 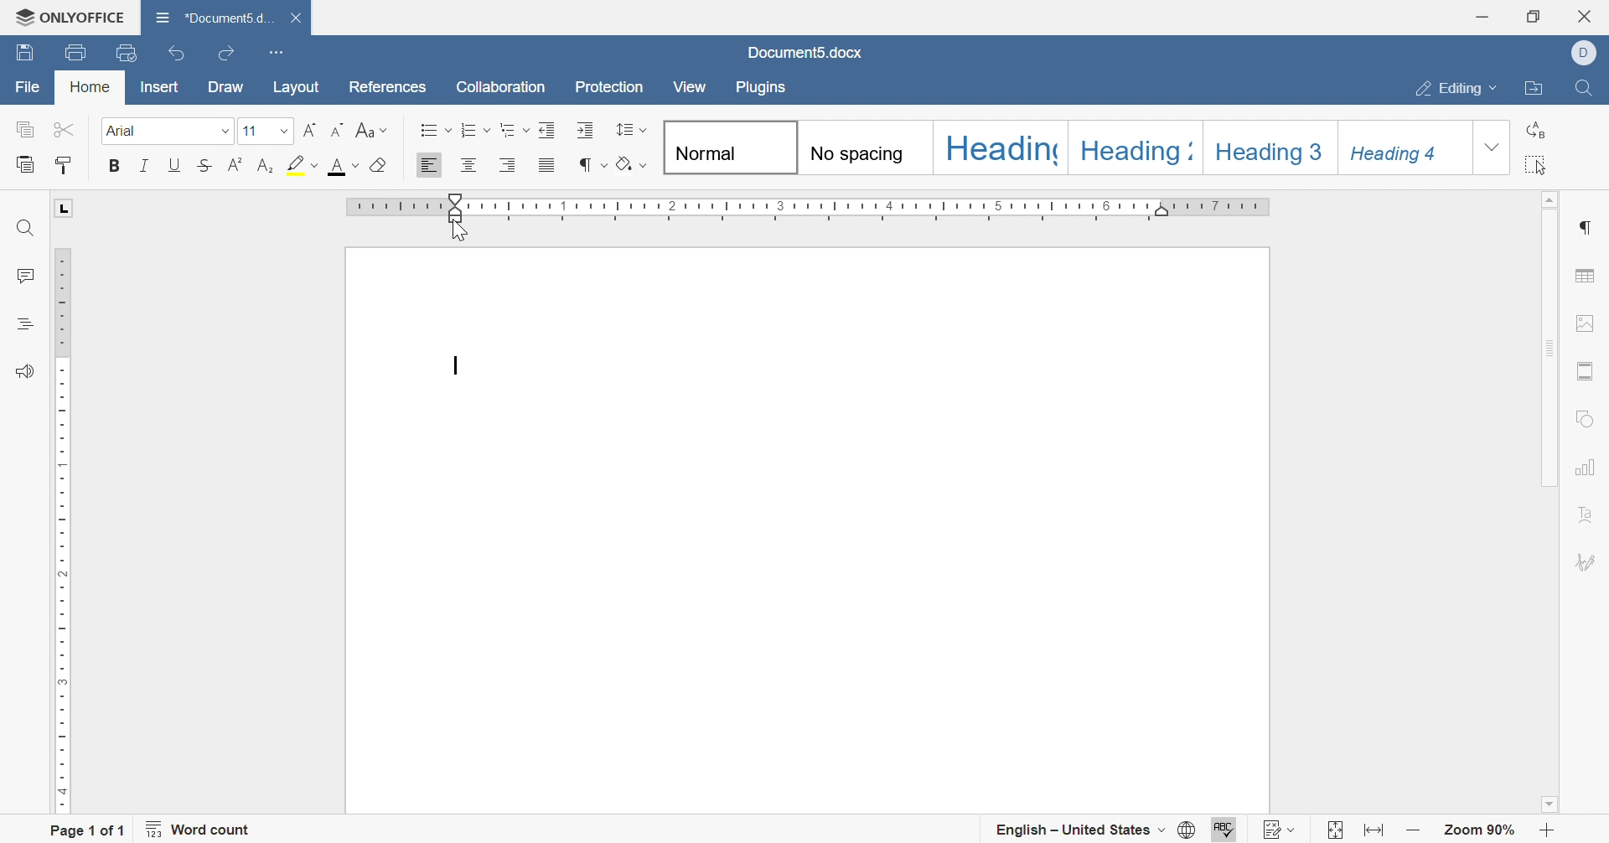 I want to click on scroll up, so click(x=1553, y=197).